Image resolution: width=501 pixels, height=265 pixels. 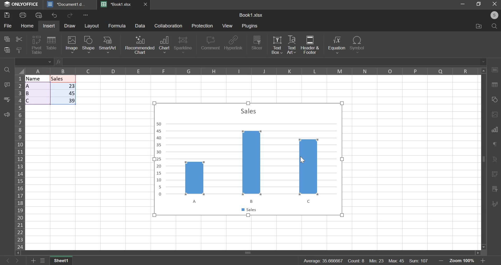 I want to click on undo, so click(x=55, y=16).